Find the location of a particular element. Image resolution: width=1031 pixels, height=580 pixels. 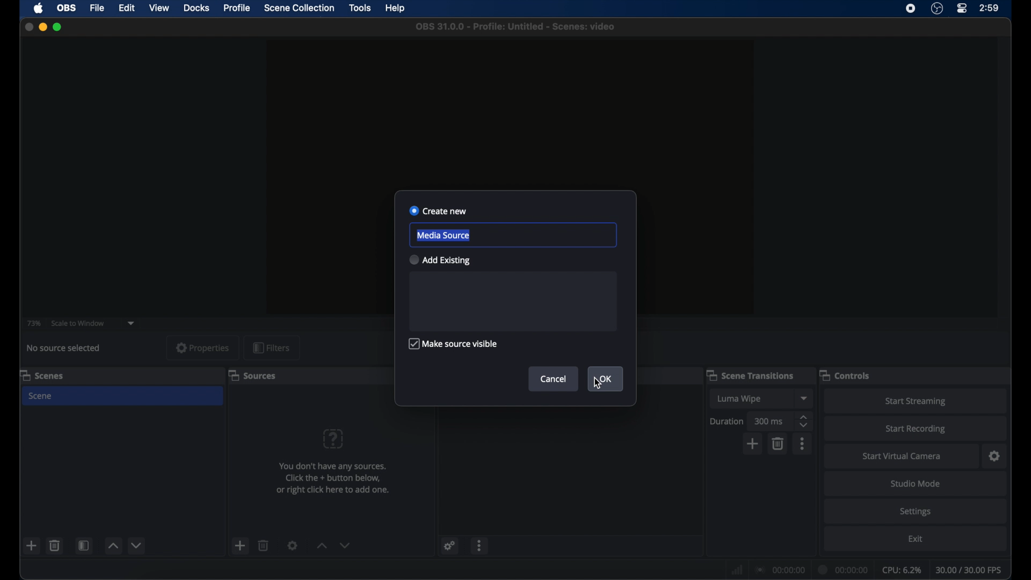

filters is located at coordinates (271, 347).